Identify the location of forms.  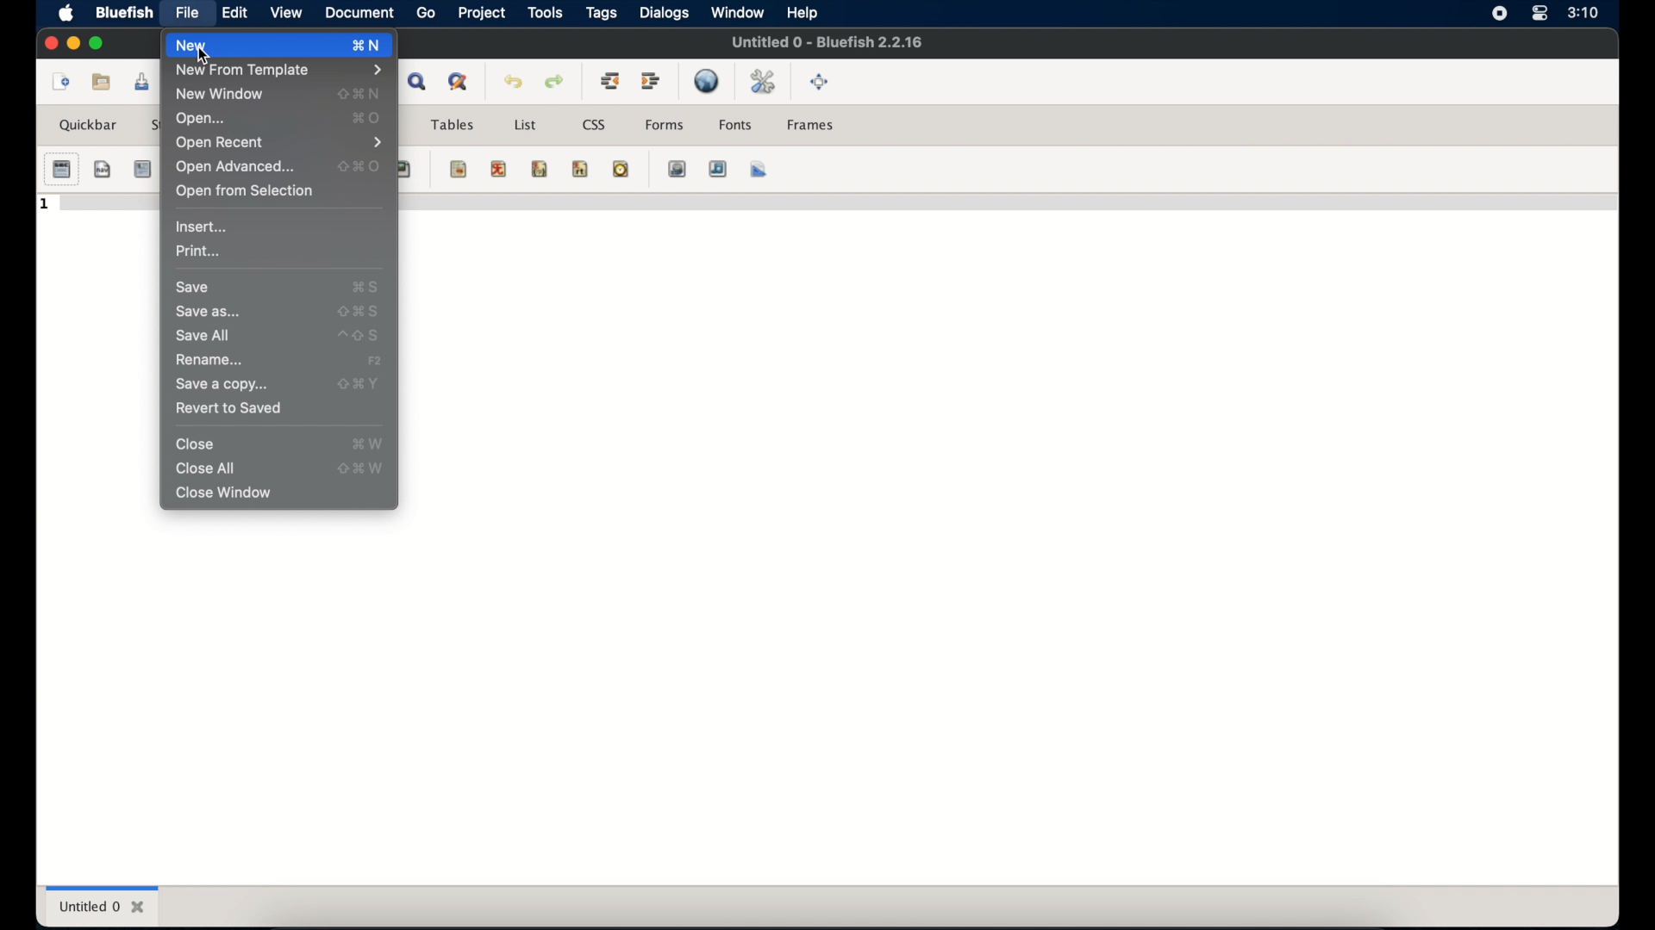
(665, 124).